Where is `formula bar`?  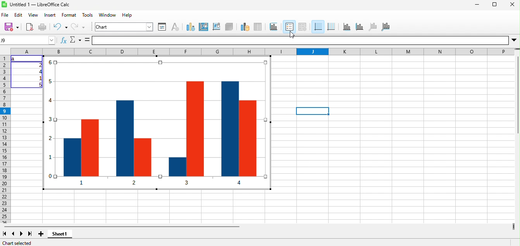 formula bar is located at coordinates (300, 40).